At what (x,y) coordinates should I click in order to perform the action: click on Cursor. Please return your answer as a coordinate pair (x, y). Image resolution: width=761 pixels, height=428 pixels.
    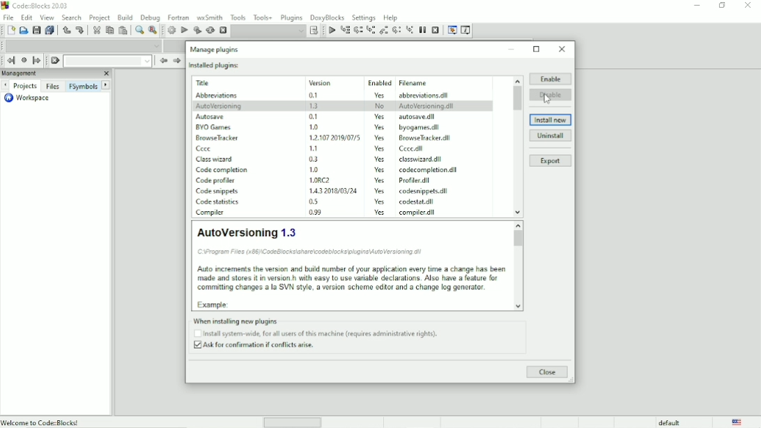
    Looking at the image, I should click on (548, 98).